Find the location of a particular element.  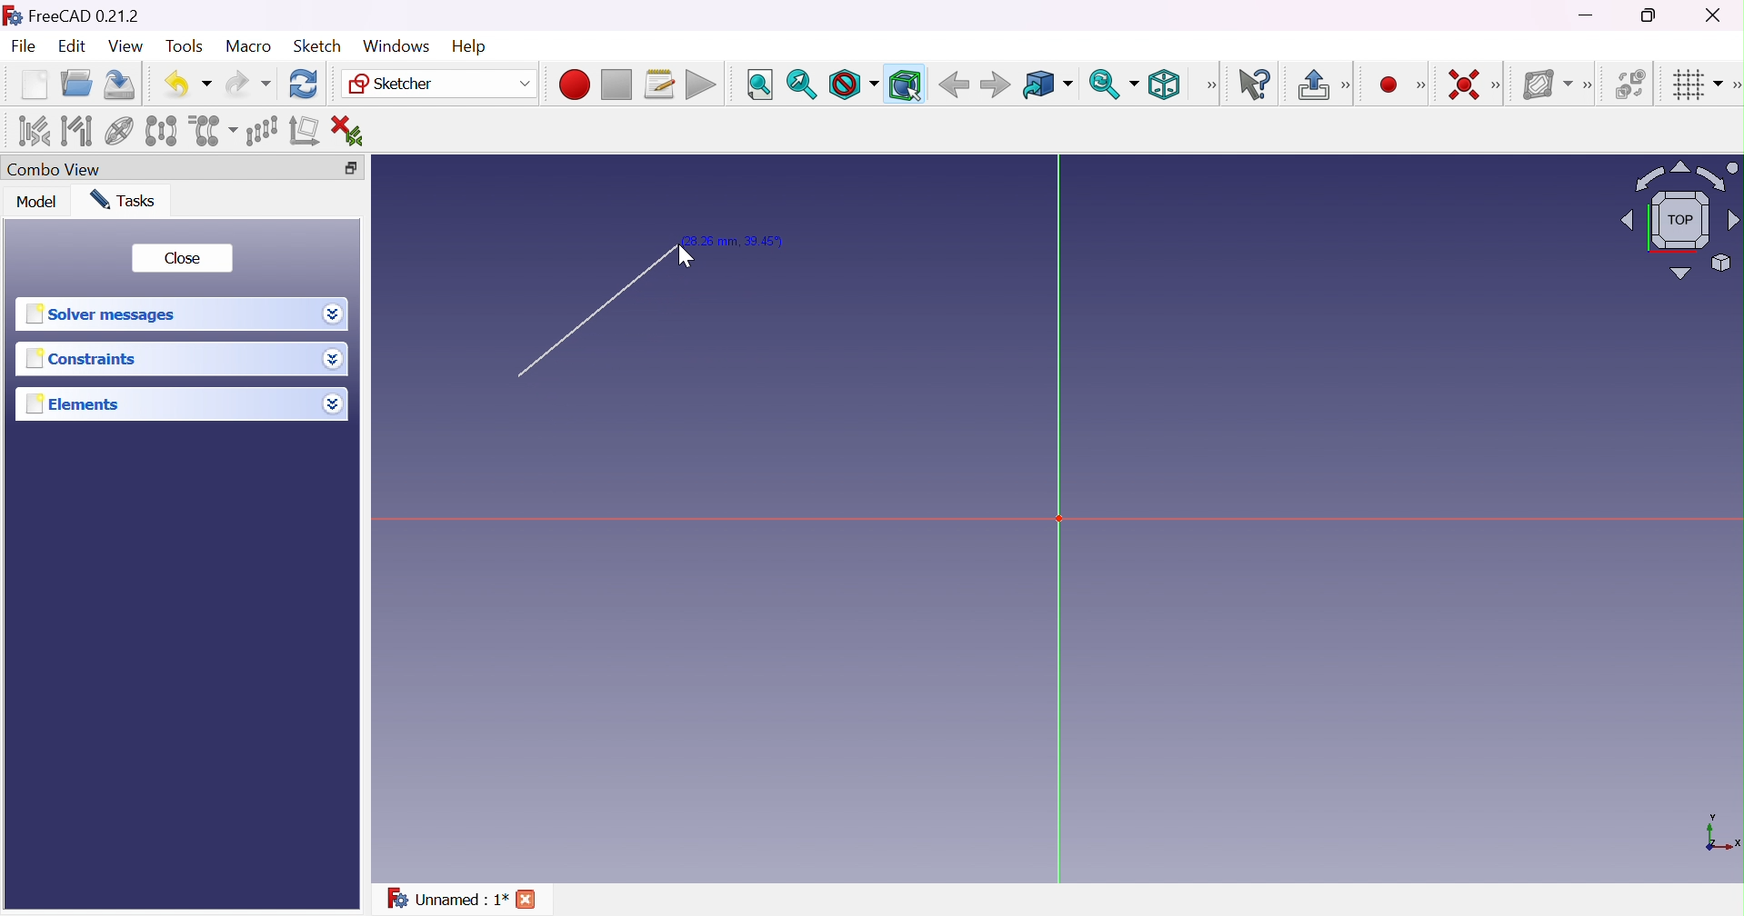

Redo is located at coordinates (246, 85).